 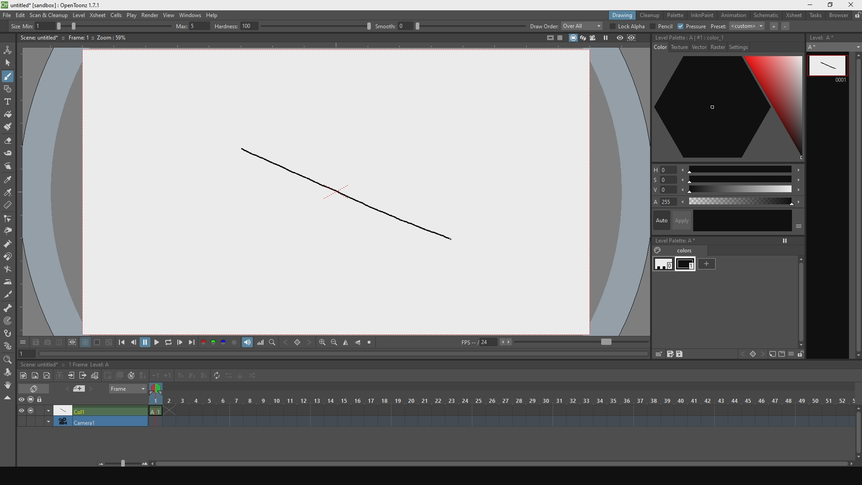 I want to click on scene frame, so click(x=500, y=401).